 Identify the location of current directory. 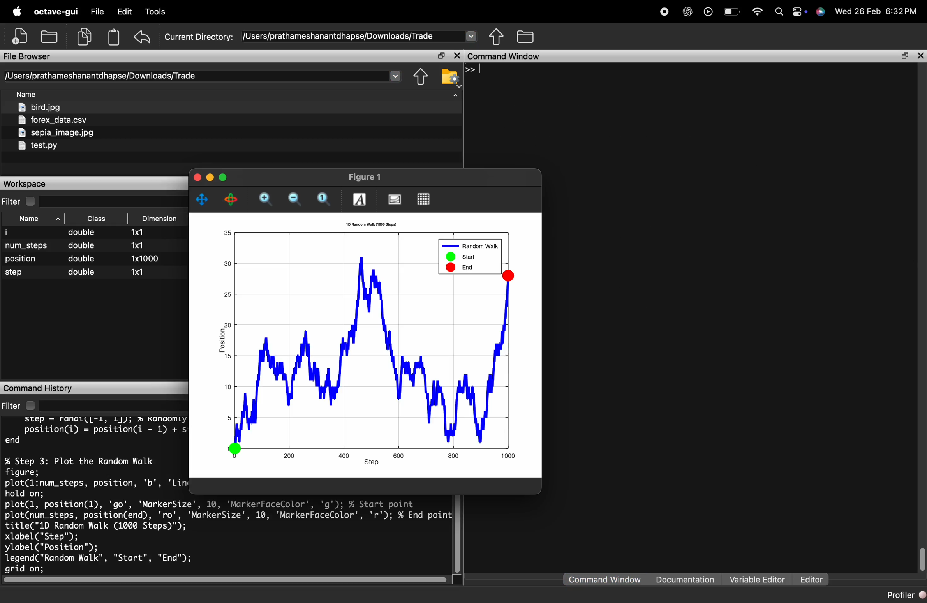
(321, 36).